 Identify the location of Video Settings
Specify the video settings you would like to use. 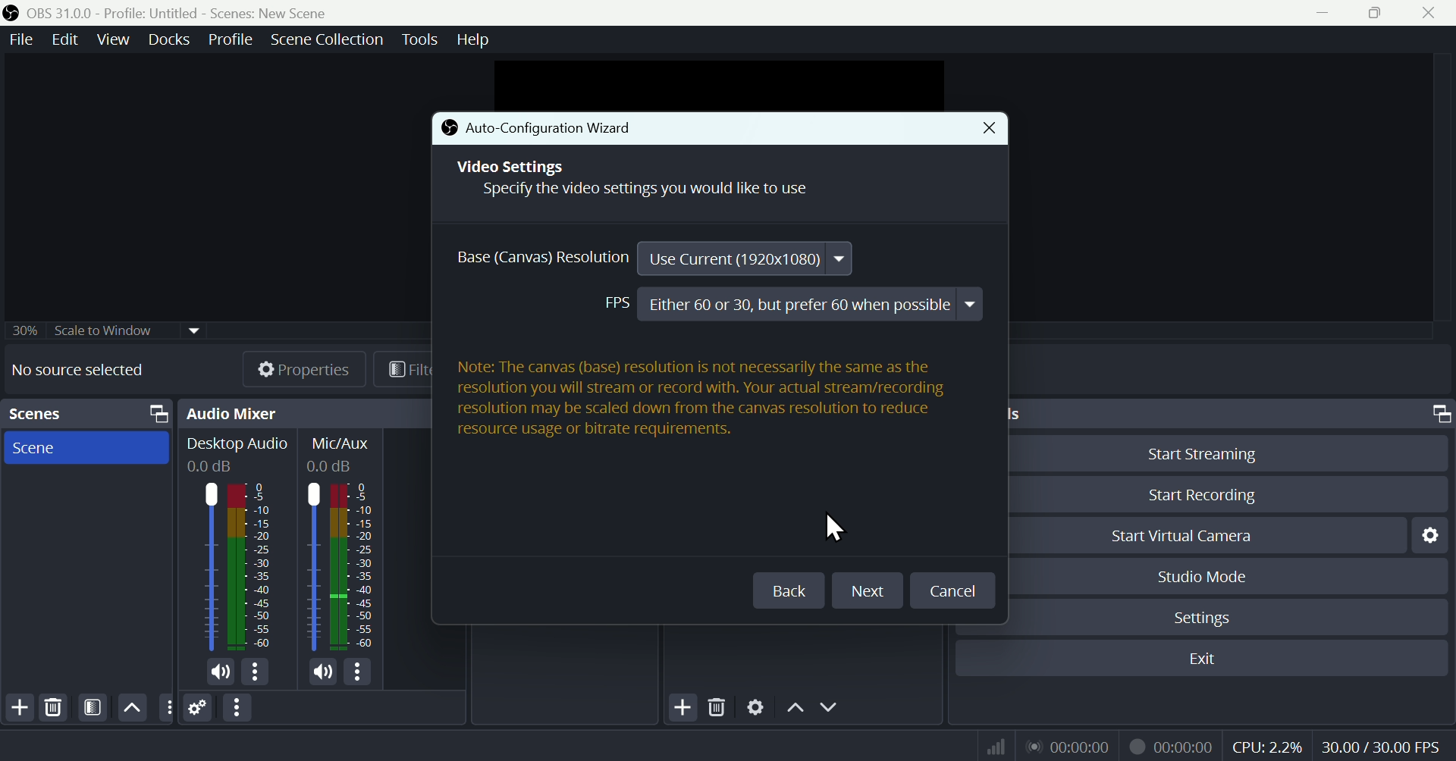
(642, 182).